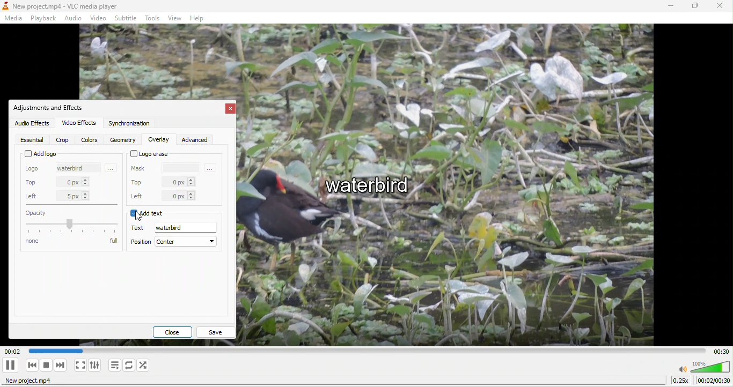  I want to click on crop, so click(64, 139).